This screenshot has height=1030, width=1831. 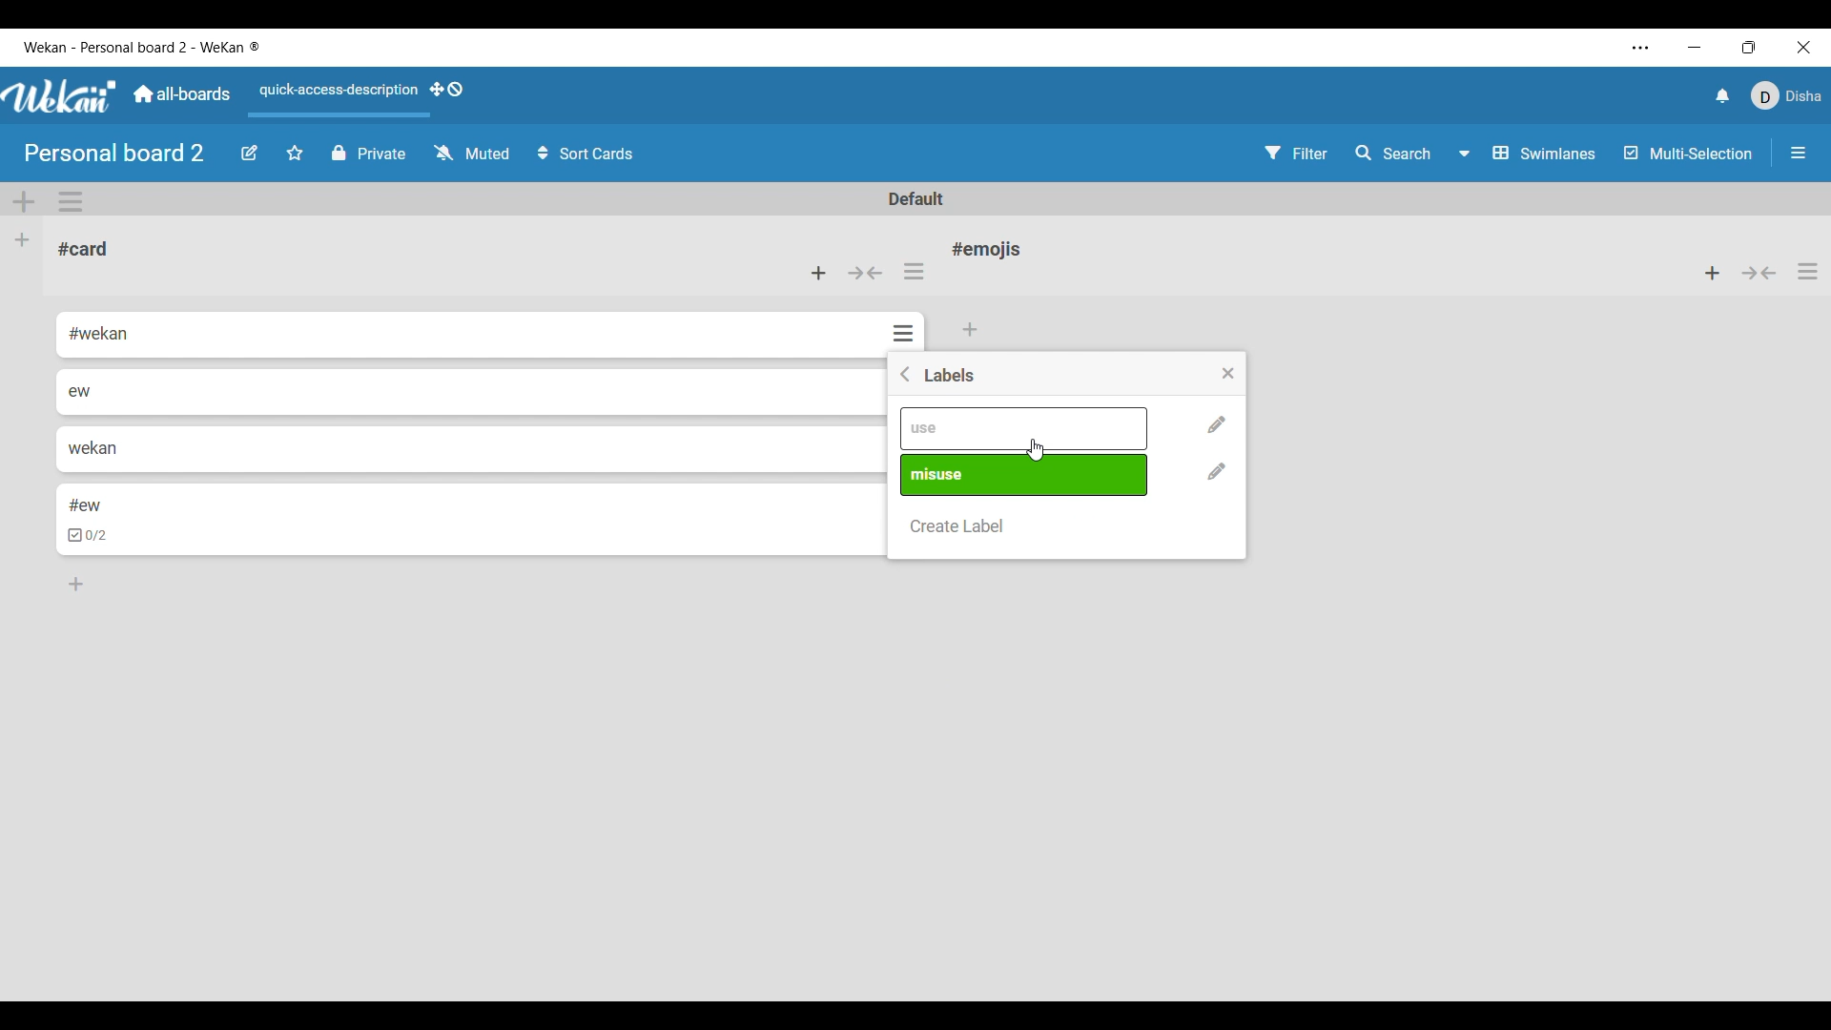 I want to click on Add swimlane, so click(x=24, y=202).